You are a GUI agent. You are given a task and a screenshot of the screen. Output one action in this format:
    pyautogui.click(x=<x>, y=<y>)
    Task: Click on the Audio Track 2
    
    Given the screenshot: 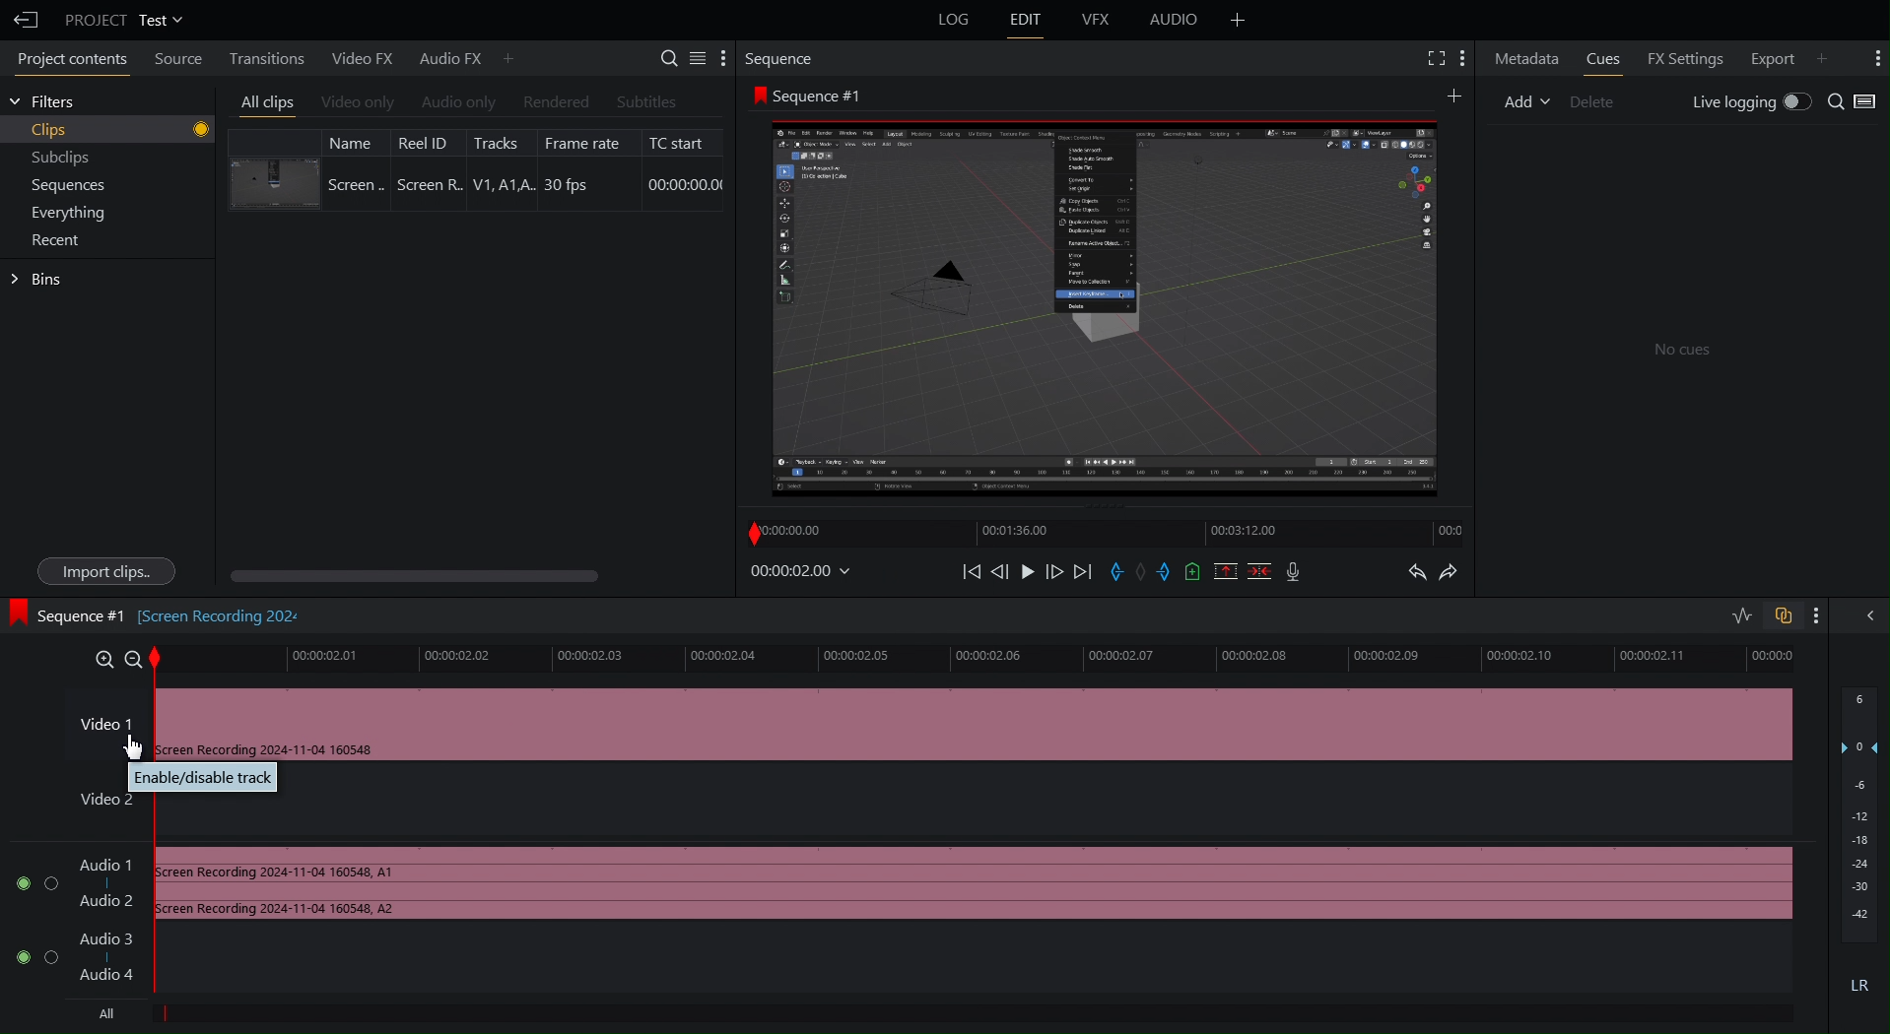 What is the action you would take?
    pyautogui.click(x=88, y=961)
    